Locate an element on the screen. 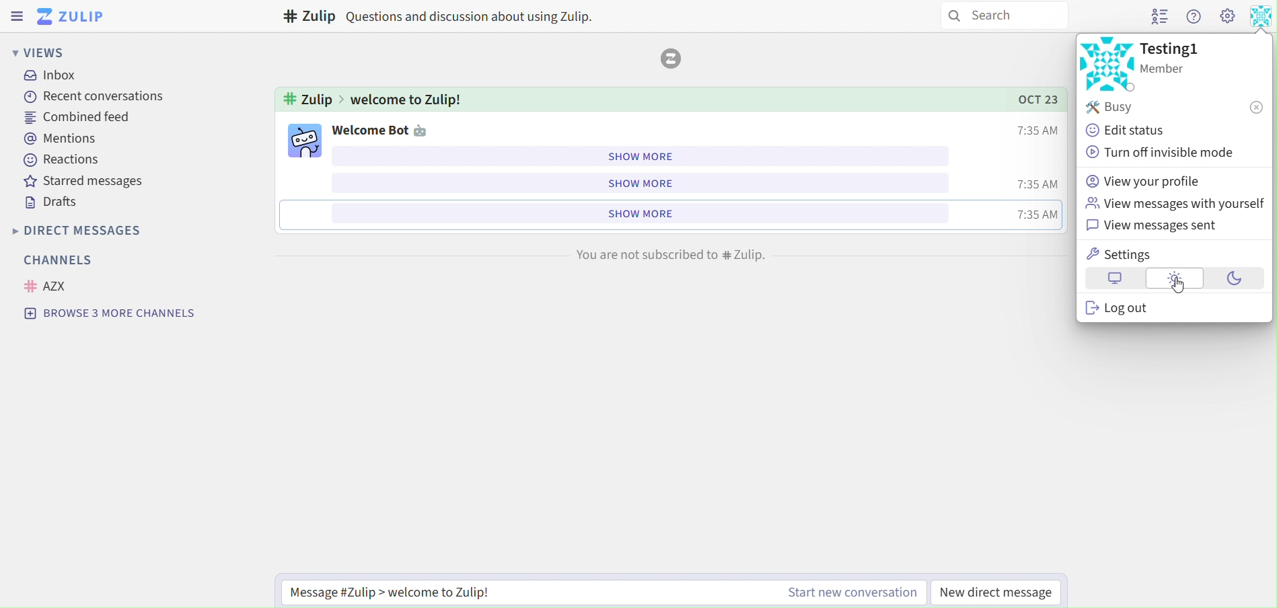 The width and height of the screenshot is (1277, 608). busy is located at coordinates (1177, 108).